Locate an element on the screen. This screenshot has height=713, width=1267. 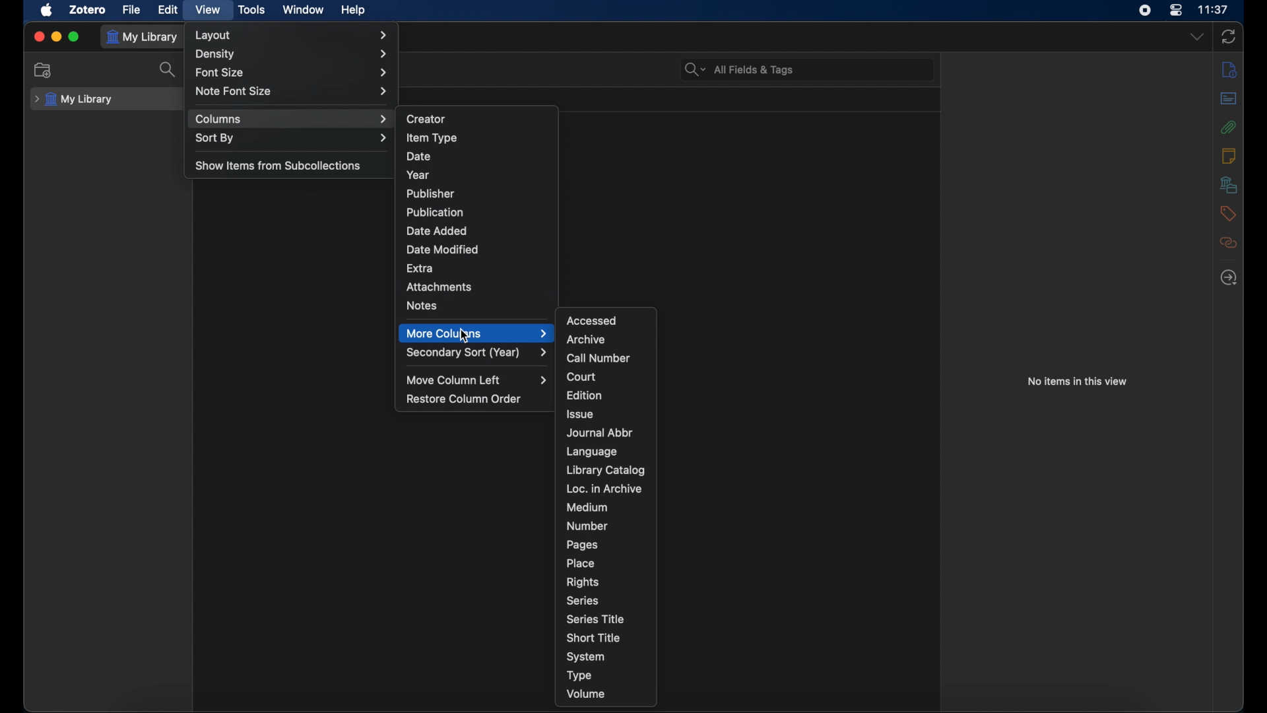
search is located at coordinates (170, 70).